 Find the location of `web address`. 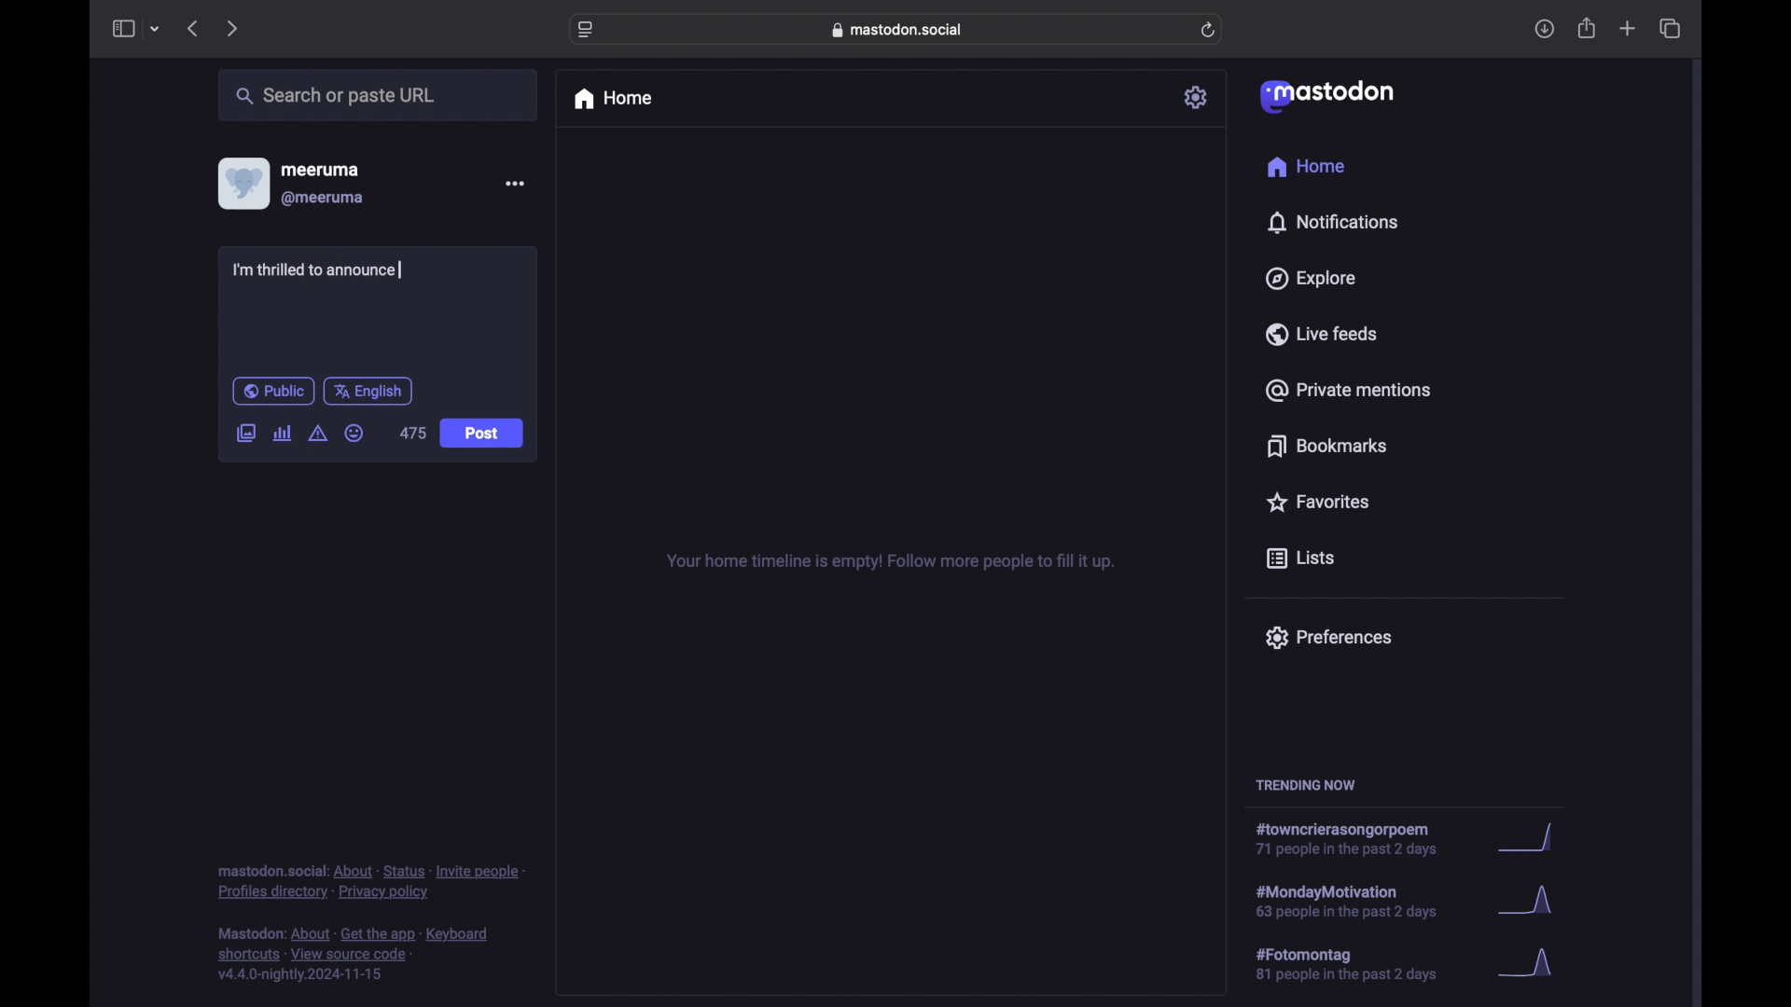

web address is located at coordinates (897, 30).